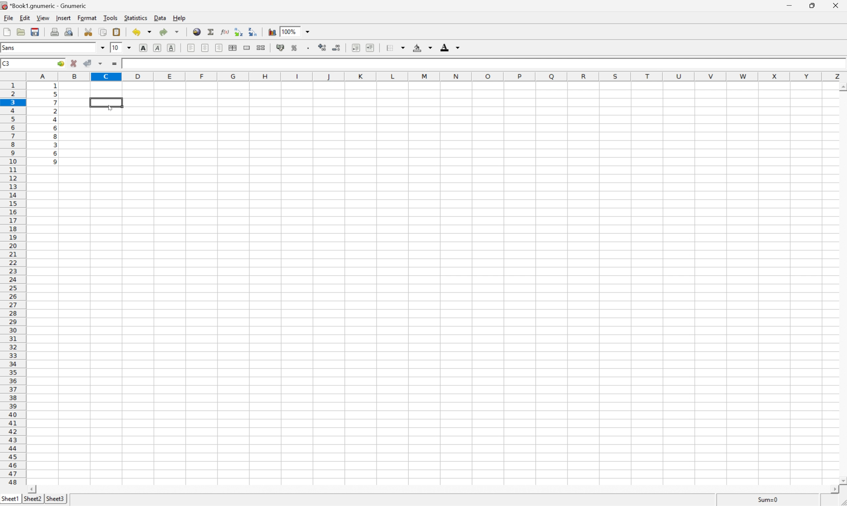 Image resolution: width=847 pixels, height=506 pixels. Describe the element at coordinates (56, 498) in the screenshot. I see `sheet3` at that location.